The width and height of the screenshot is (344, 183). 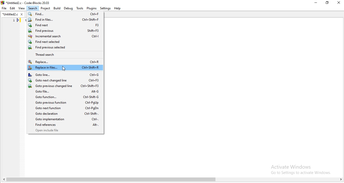 What do you see at coordinates (64, 75) in the screenshot?
I see `Goto line...` at bounding box center [64, 75].